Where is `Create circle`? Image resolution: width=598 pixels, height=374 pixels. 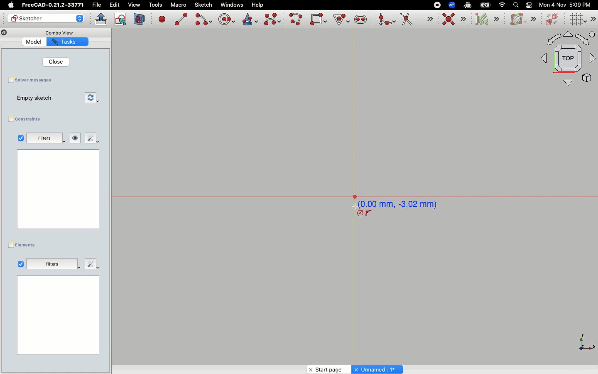
Create circle is located at coordinates (227, 18).